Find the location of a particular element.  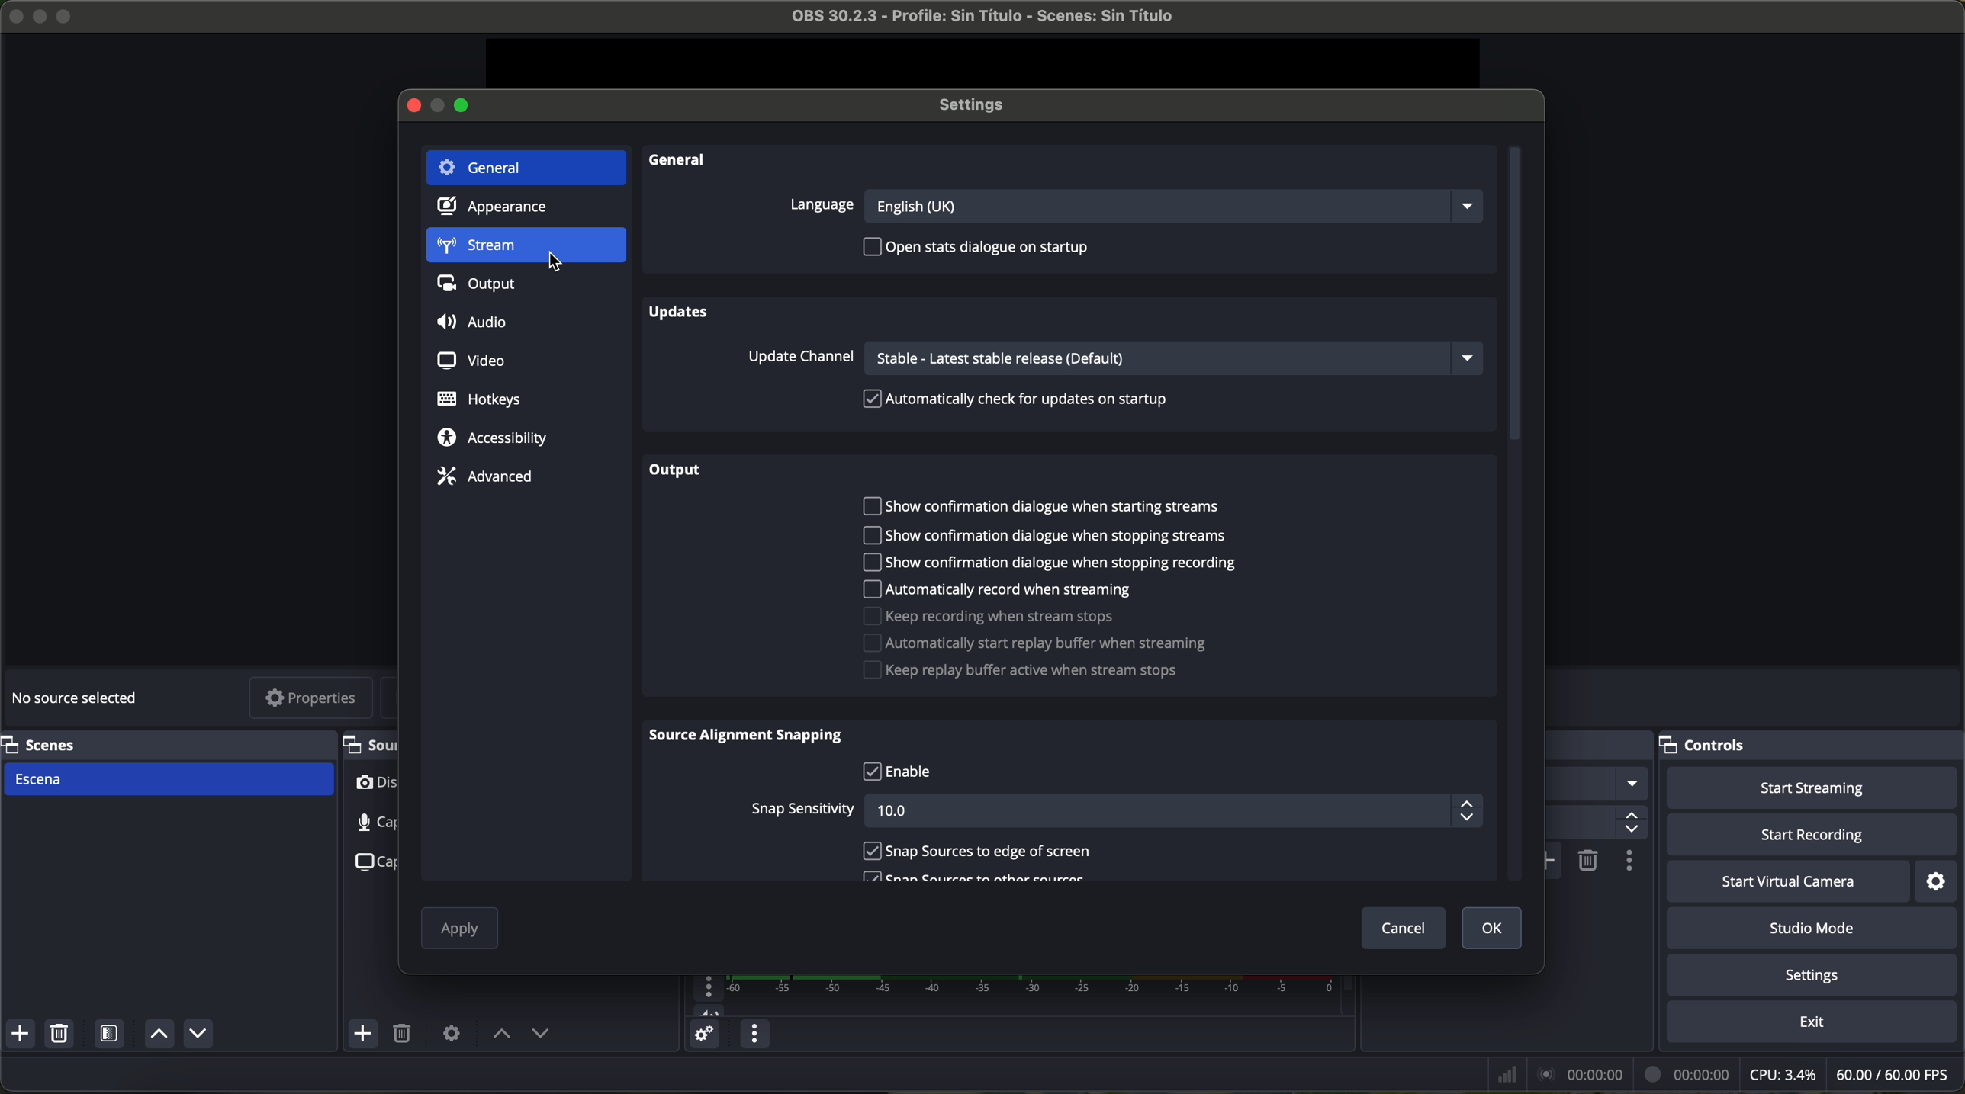

add sources is located at coordinates (365, 1035).